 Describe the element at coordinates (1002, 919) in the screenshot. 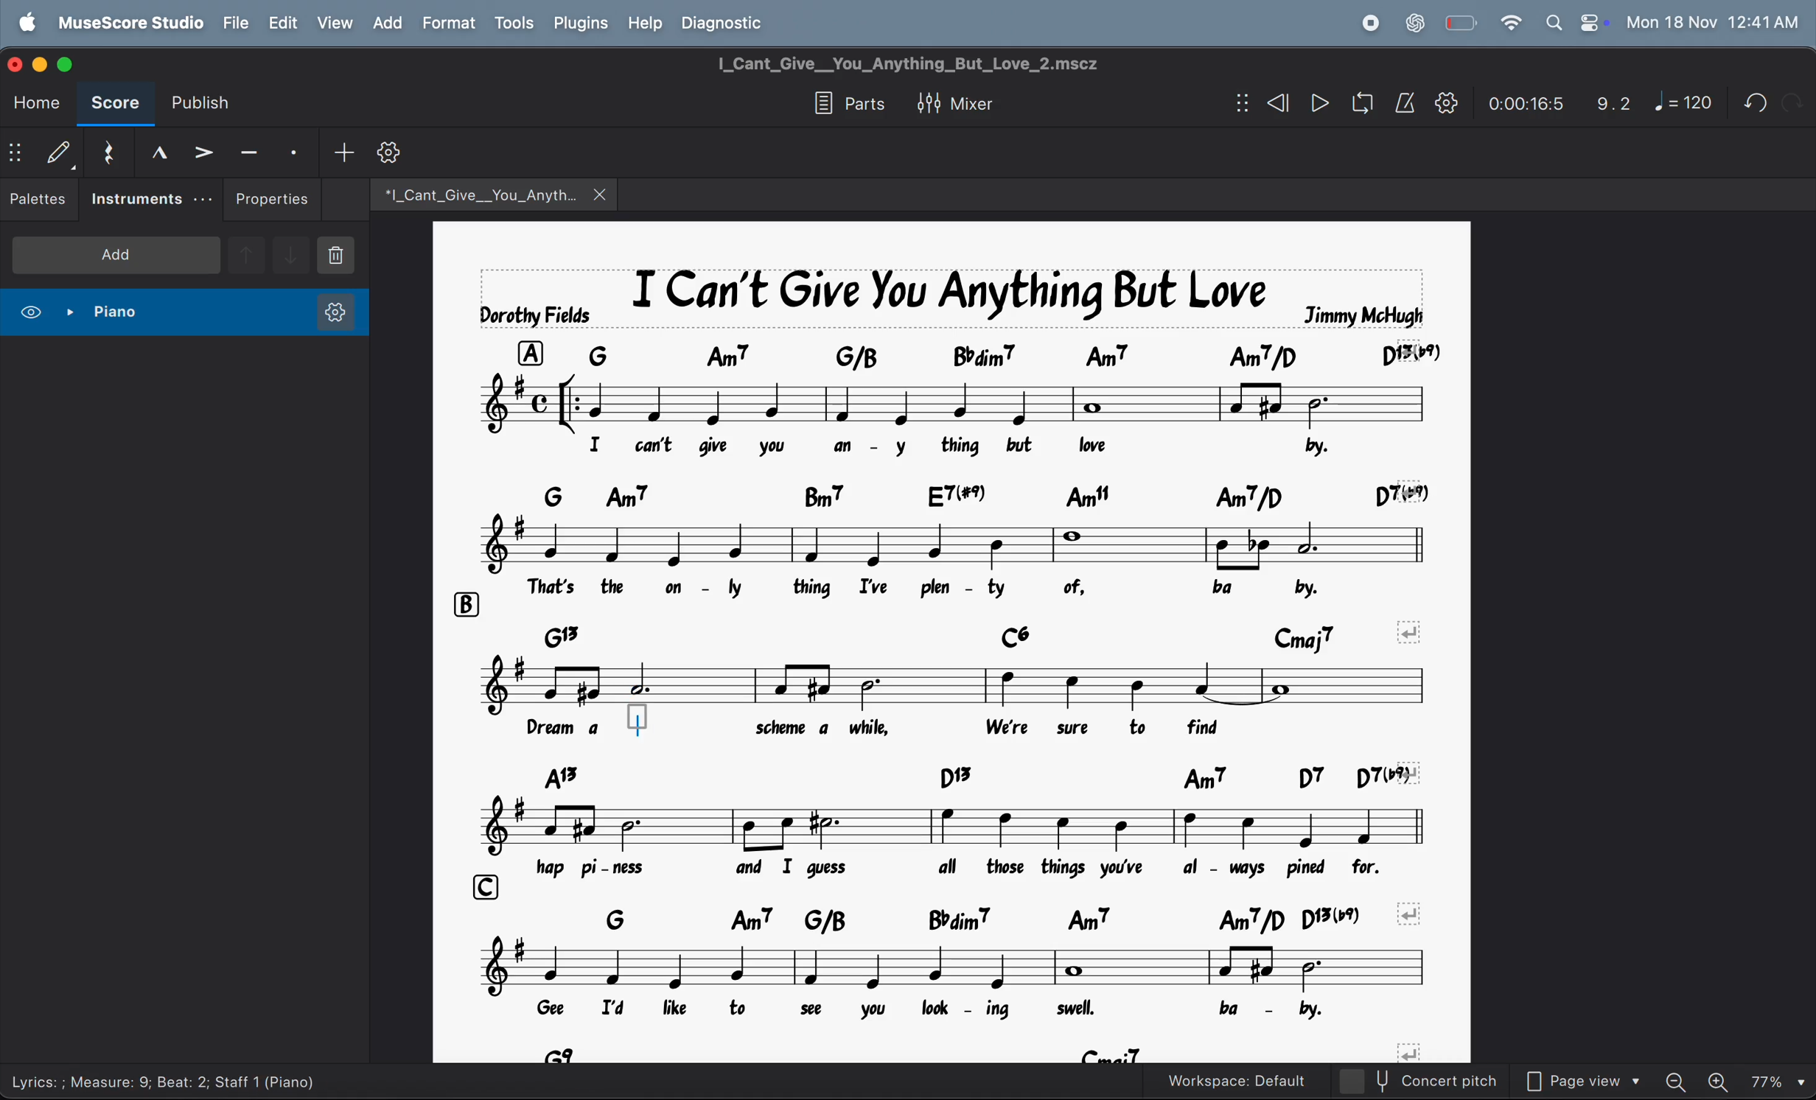

I see `chord symbols` at that location.